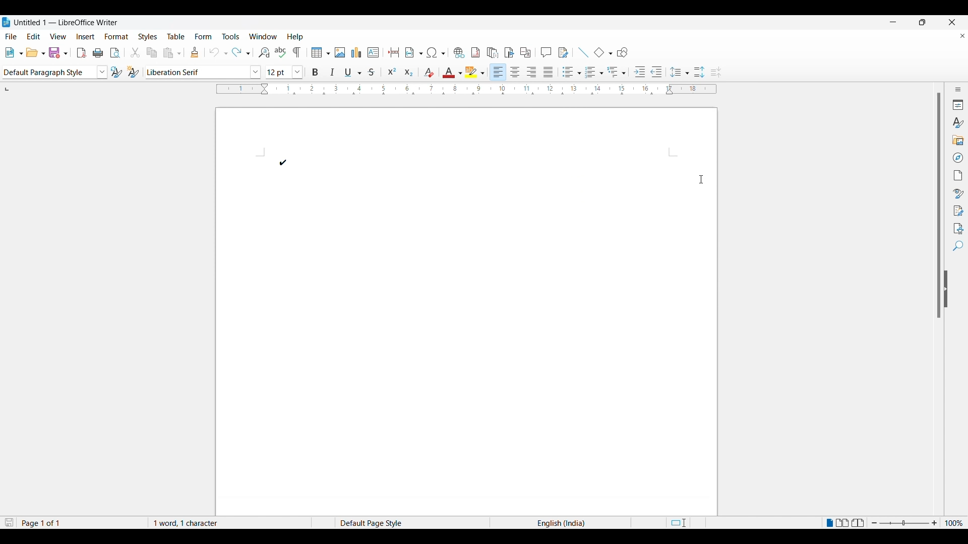  Describe the element at coordinates (354, 71) in the screenshot. I see `underline` at that location.